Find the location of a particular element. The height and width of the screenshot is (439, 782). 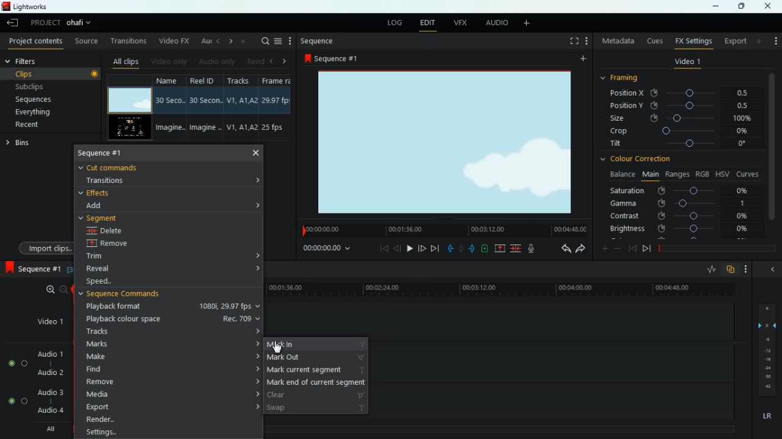

back is located at coordinates (397, 248).